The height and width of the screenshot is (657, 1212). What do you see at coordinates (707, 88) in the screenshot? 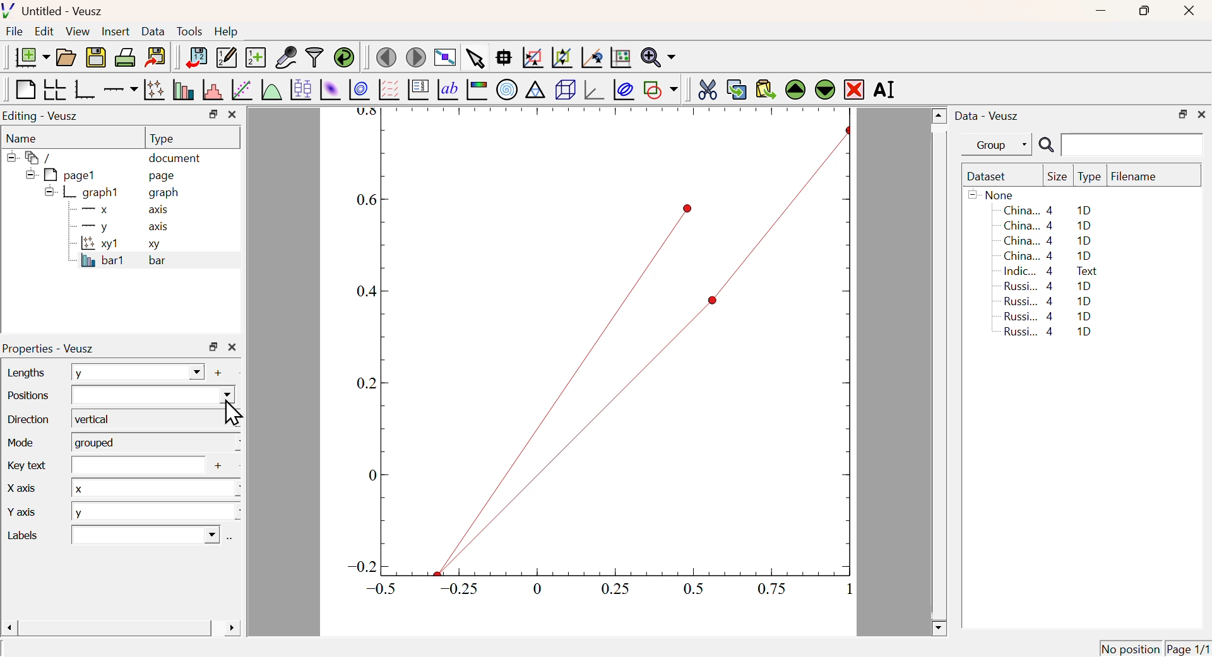
I see `Cut` at bounding box center [707, 88].